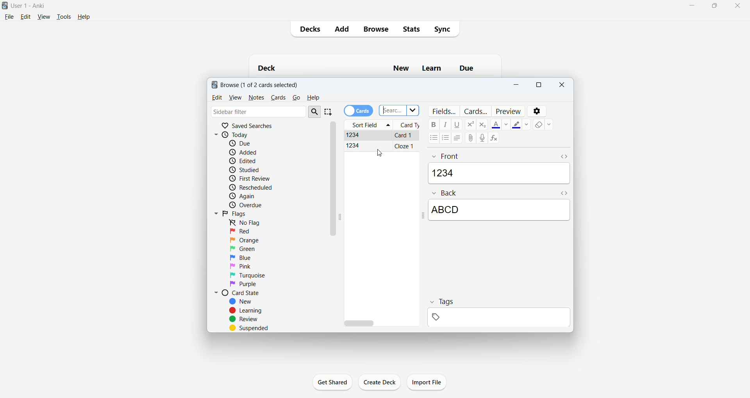 This screenshot has width=750, height=398. Describe the element at coordinates (407, 124) in the screenshot. I see `card type` at that location.